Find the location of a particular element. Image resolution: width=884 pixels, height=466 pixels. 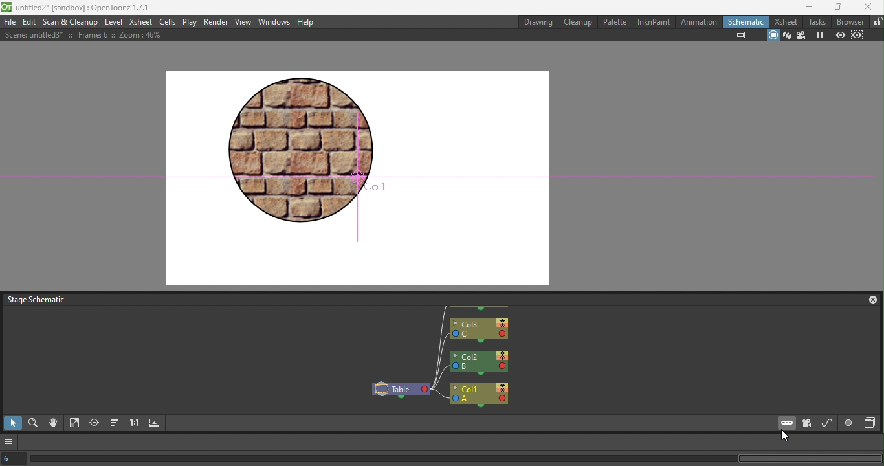

Maximize nodes is located at coordinates (155, 424).